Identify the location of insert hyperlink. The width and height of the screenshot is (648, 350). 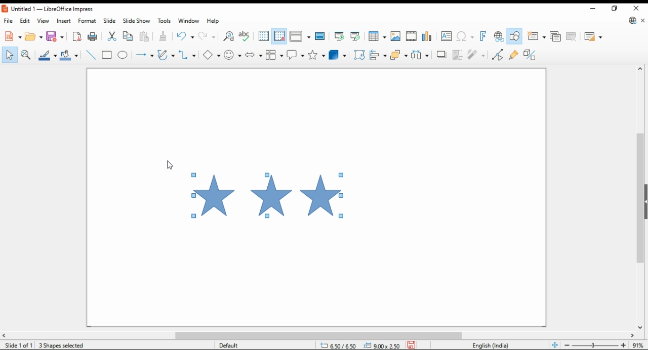
(498, 36).